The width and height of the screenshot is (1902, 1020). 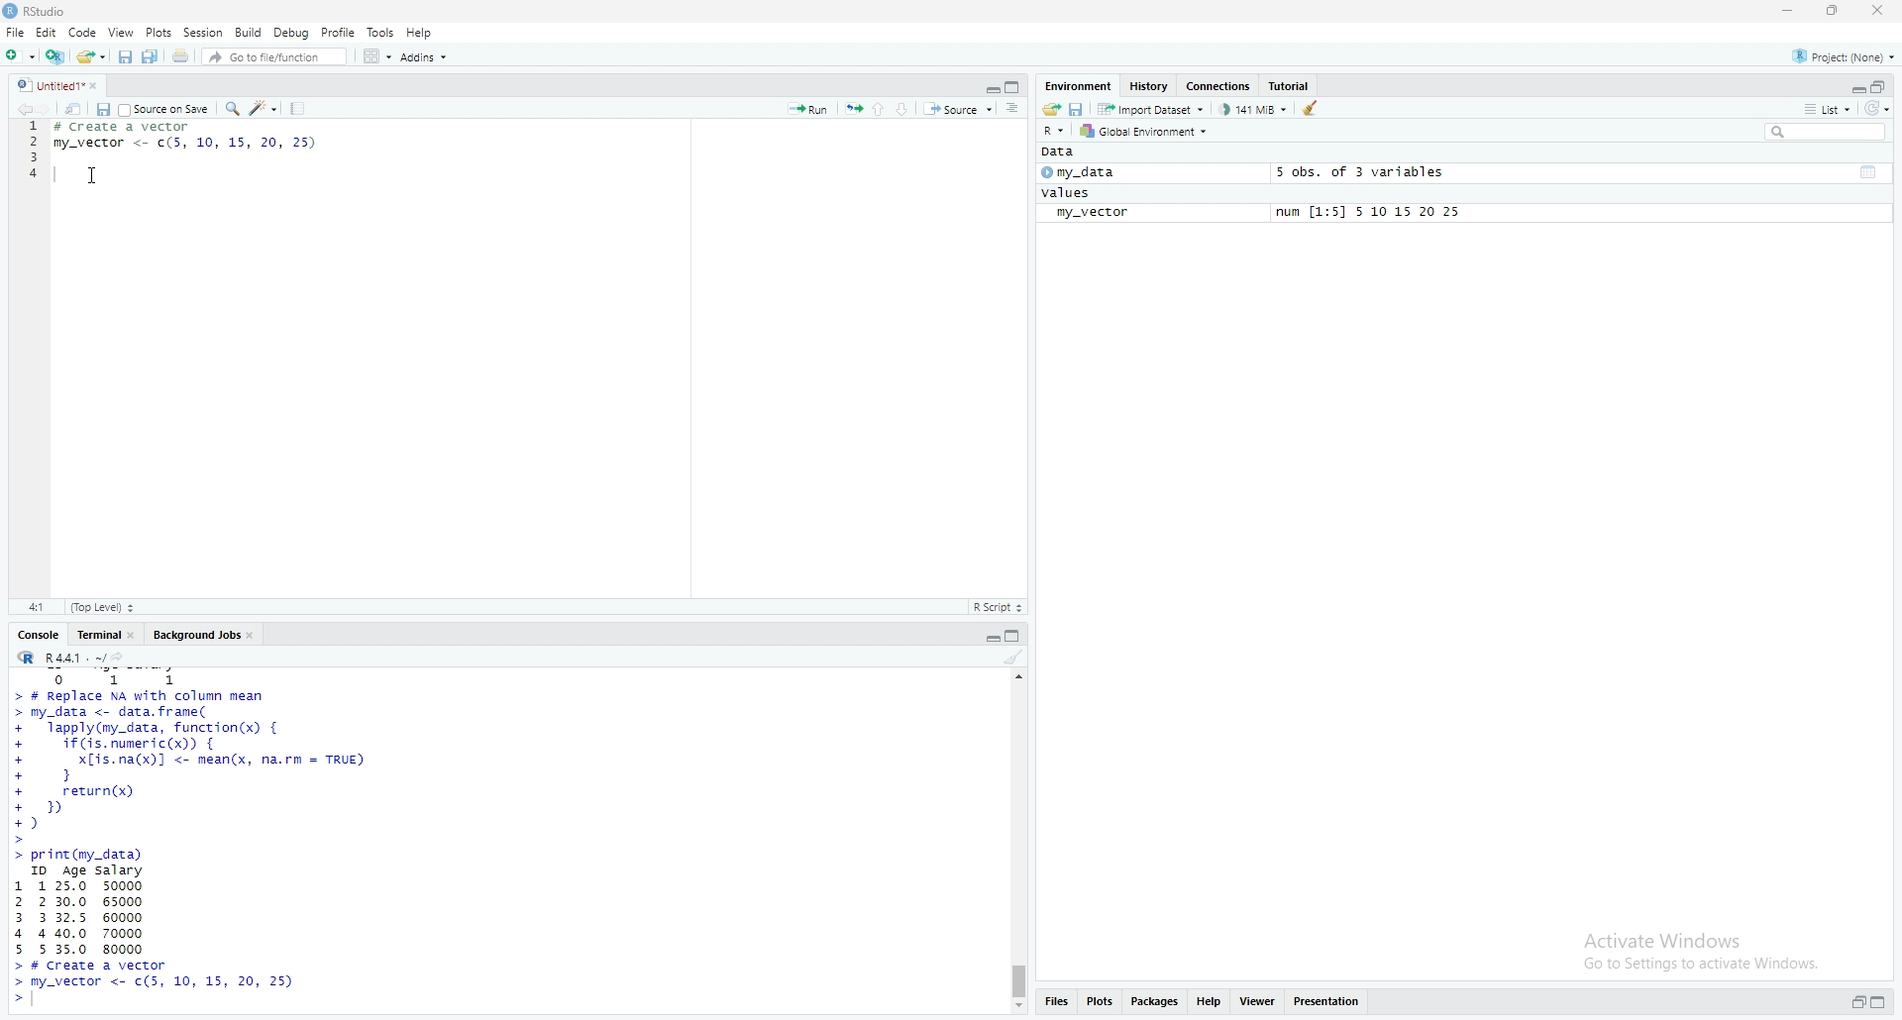 I want to click on expand, so click(x=1855, y=1002).